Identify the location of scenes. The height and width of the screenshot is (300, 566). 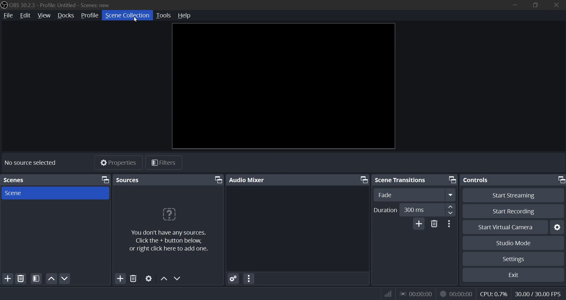
(16, 180).